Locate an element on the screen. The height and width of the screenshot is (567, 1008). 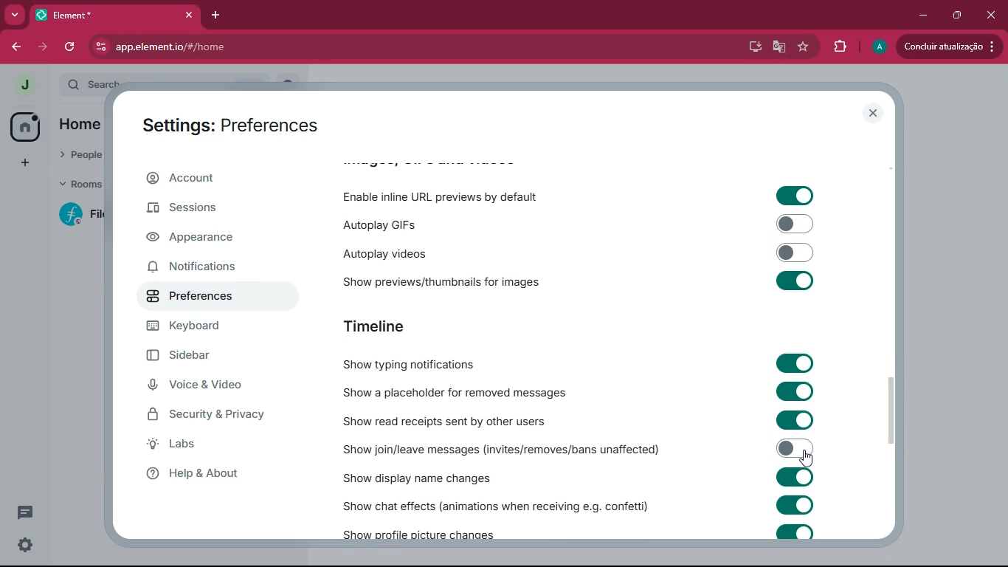
toggle on/off is located at coordinates (796, 281).